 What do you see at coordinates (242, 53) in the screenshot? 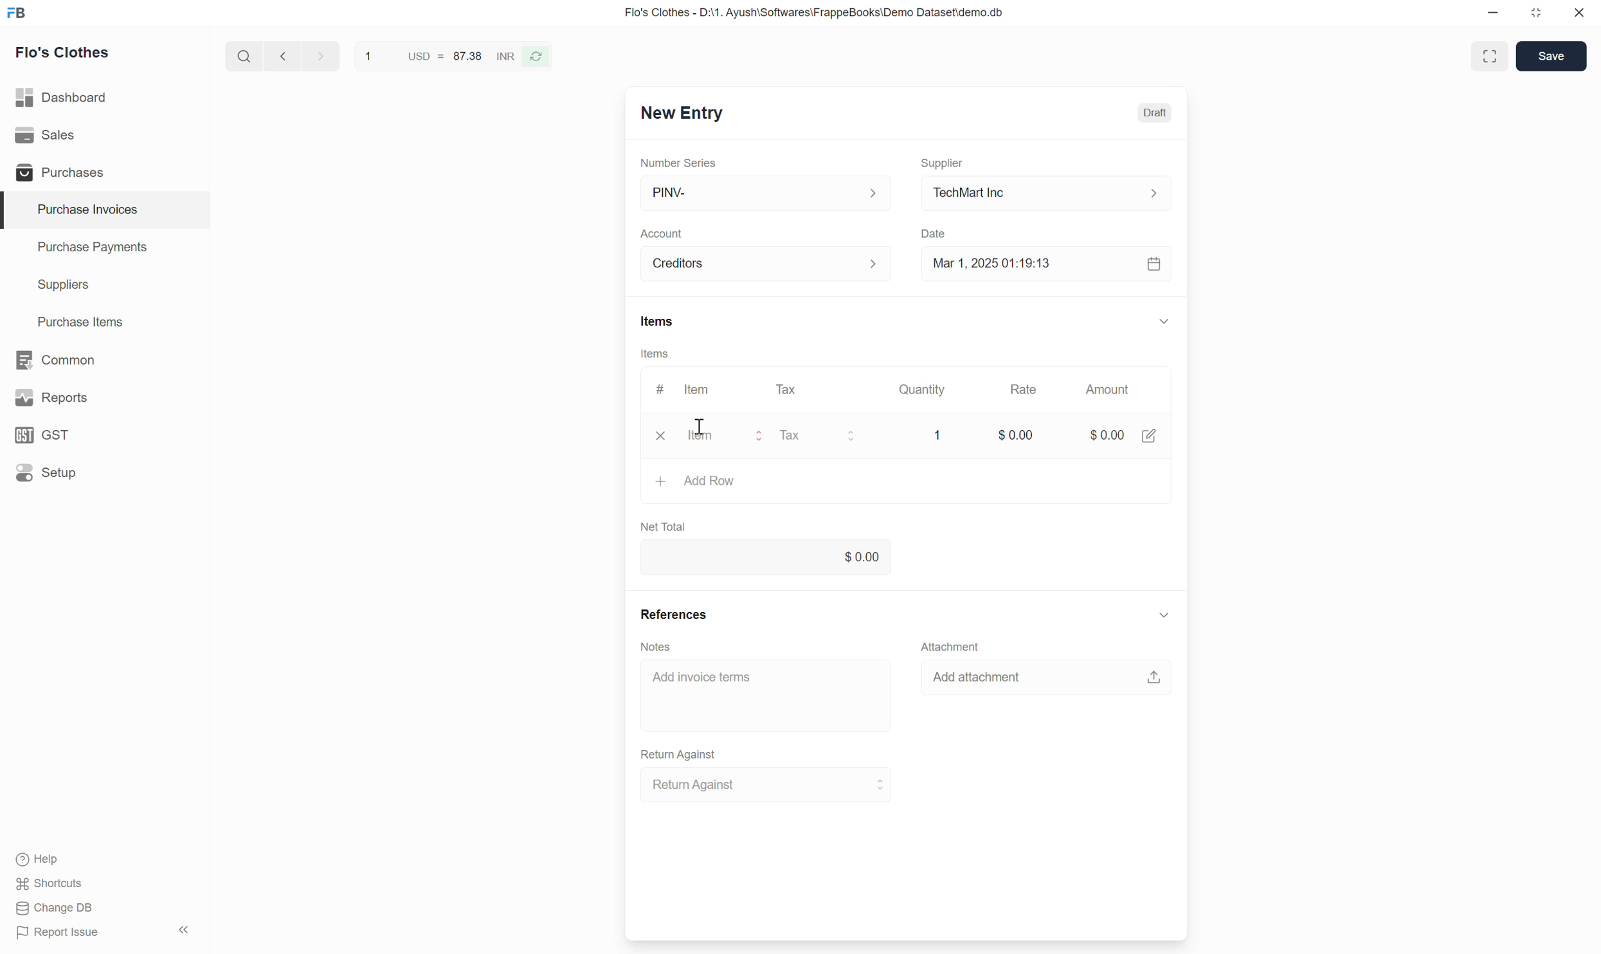
I see `search` at bounding box center [242, 53].